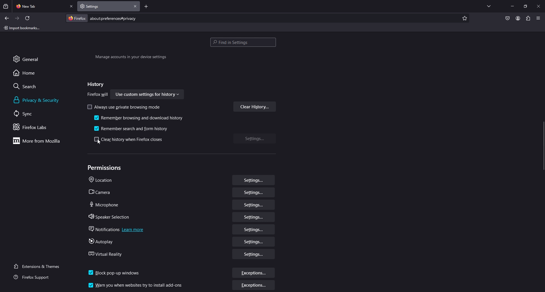 Image resolution: width=545 pixels, height=292 pixels. I want to click on settings, so click(255, 138).